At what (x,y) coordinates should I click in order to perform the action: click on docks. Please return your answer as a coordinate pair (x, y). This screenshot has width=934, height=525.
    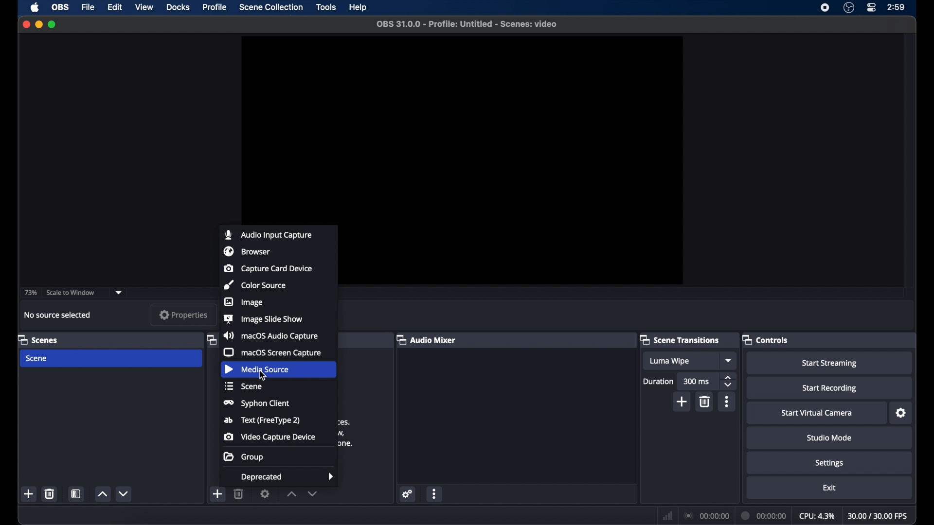
    Looking at the image, I should click on (179, 8).